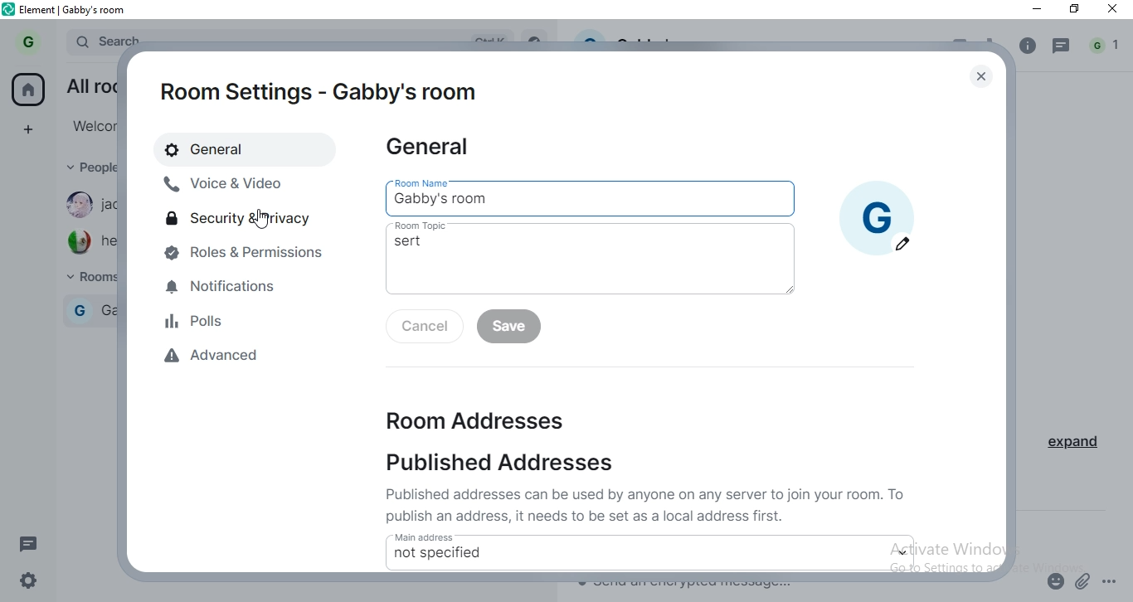  I want to click on voive & video, so click(253, 186).